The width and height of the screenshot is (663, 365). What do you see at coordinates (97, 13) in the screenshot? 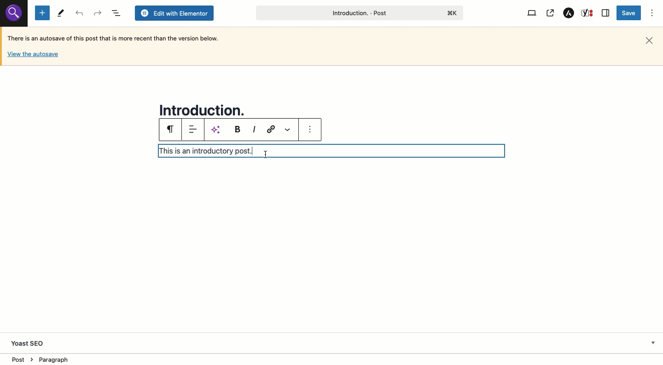
I see `Undo` at bounding box center [97, 13].